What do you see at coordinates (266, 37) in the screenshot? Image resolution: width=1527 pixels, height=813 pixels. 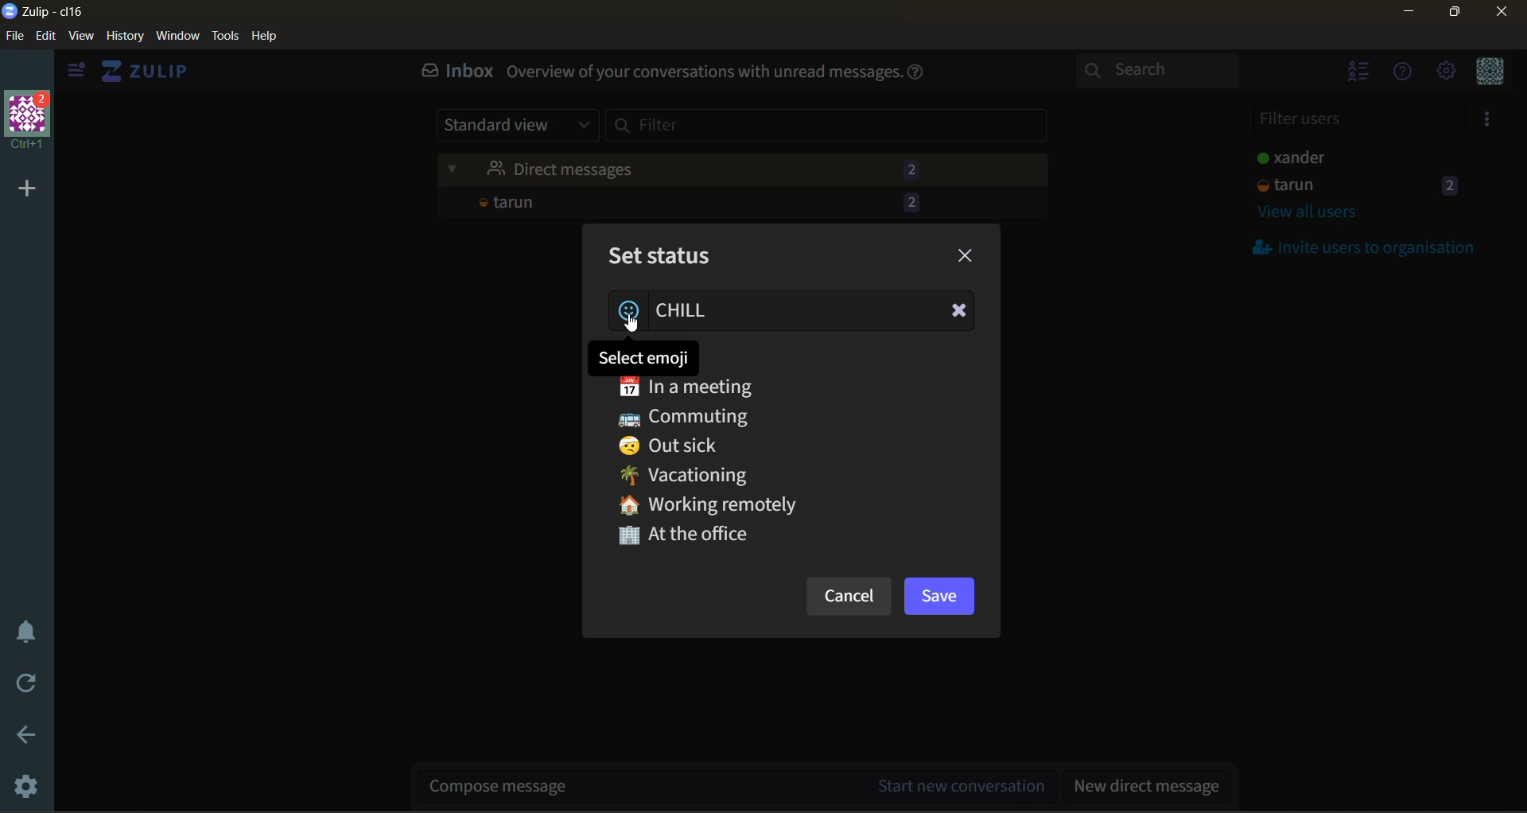 I see `help` at bounding box center [266, 37].